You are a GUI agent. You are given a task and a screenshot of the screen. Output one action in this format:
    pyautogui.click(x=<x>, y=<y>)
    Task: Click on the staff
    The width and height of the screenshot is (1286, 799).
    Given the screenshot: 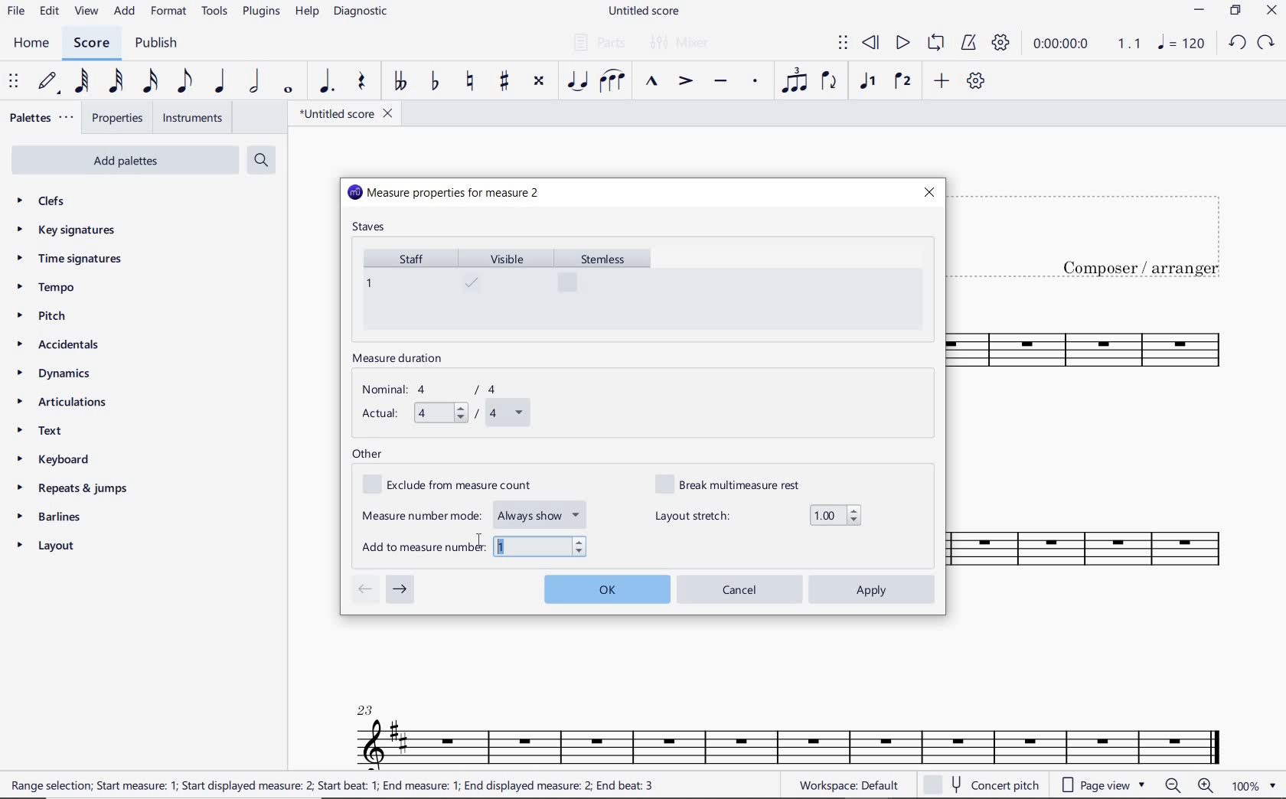 What is the action you would take?
    pyautogui.click(x=406, y=288)
    